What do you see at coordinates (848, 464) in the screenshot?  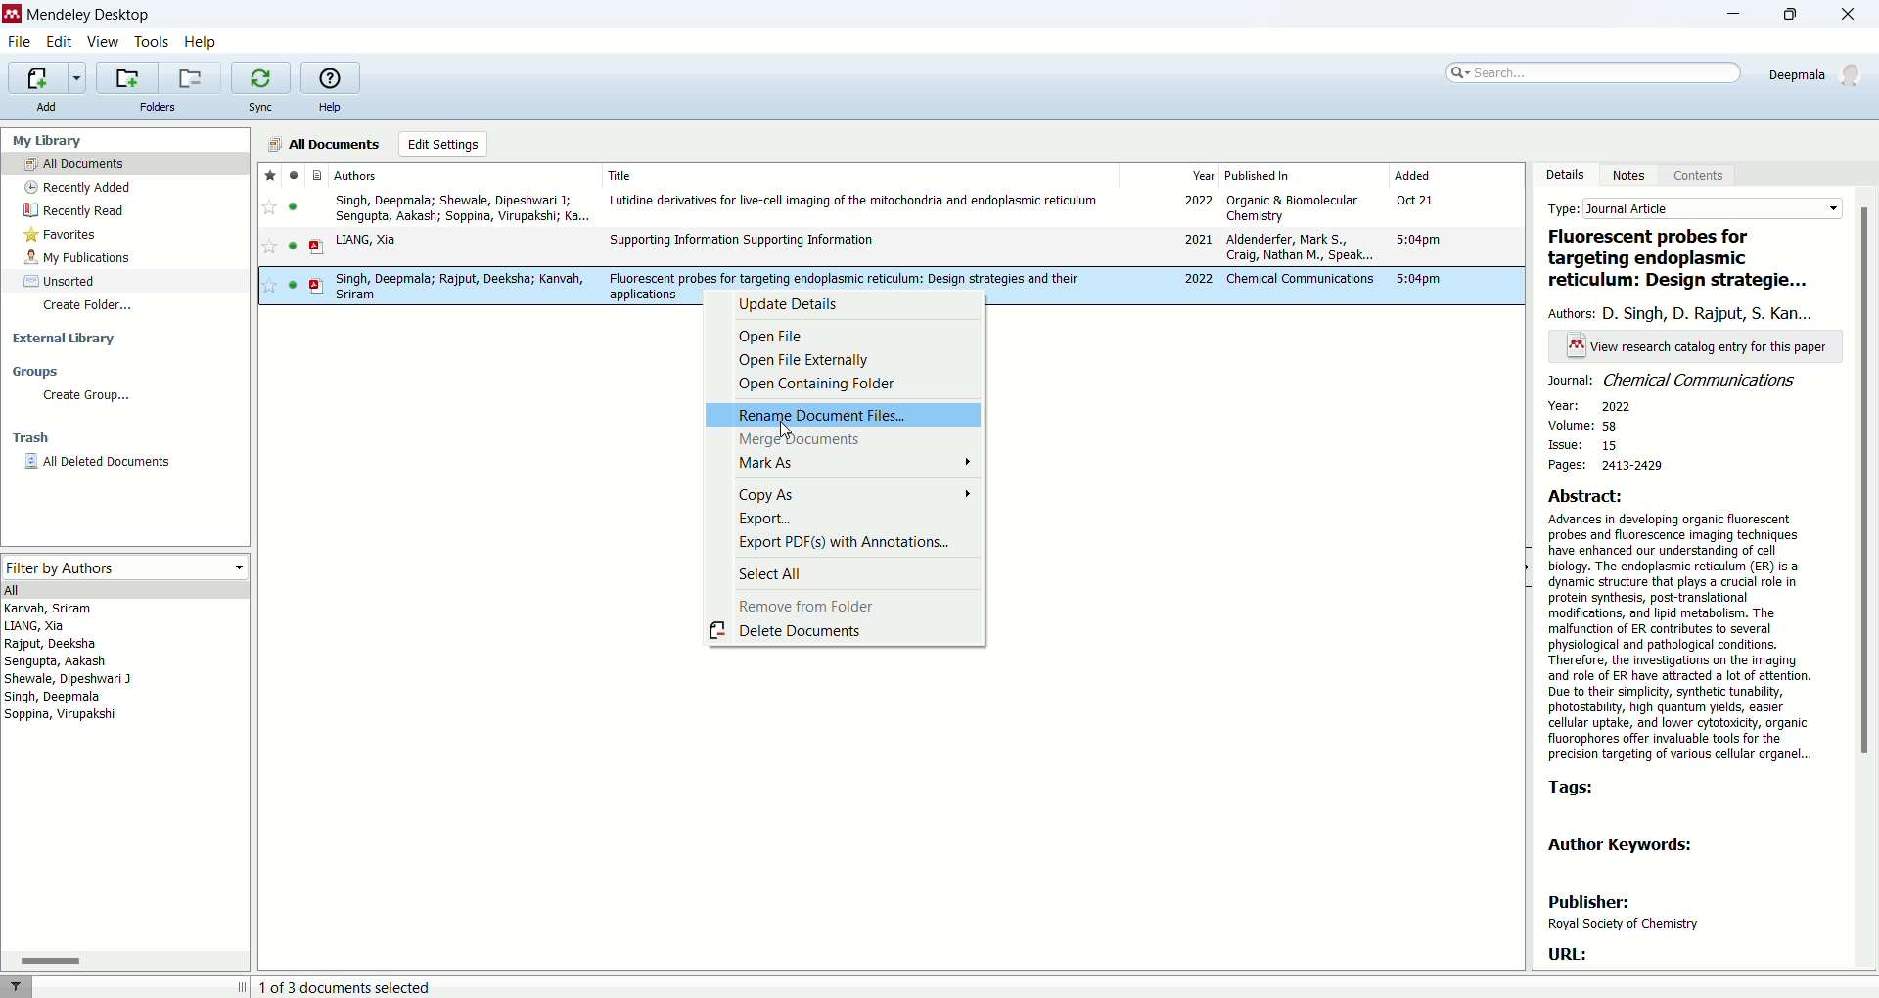 I see `mark as` at bounding box center [848, 464].